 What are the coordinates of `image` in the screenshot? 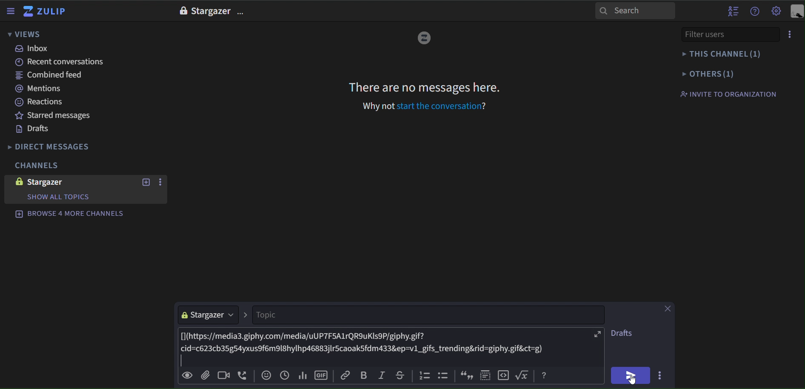 It's located at (424, 39).